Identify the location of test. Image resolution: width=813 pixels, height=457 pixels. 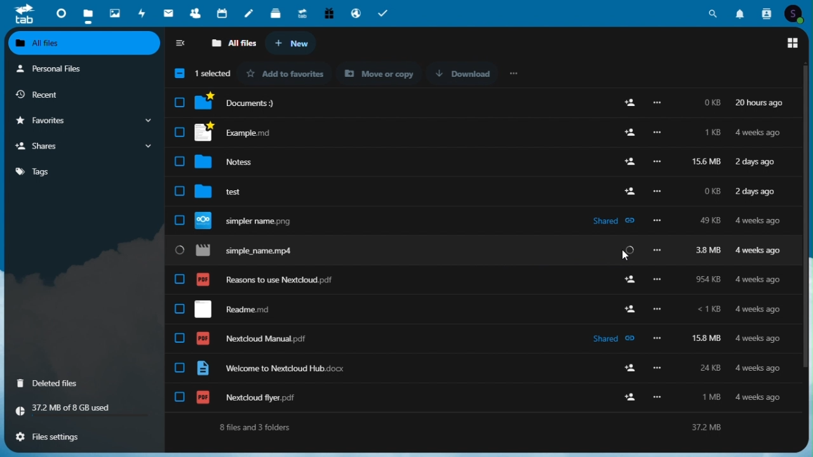
(483, 190).